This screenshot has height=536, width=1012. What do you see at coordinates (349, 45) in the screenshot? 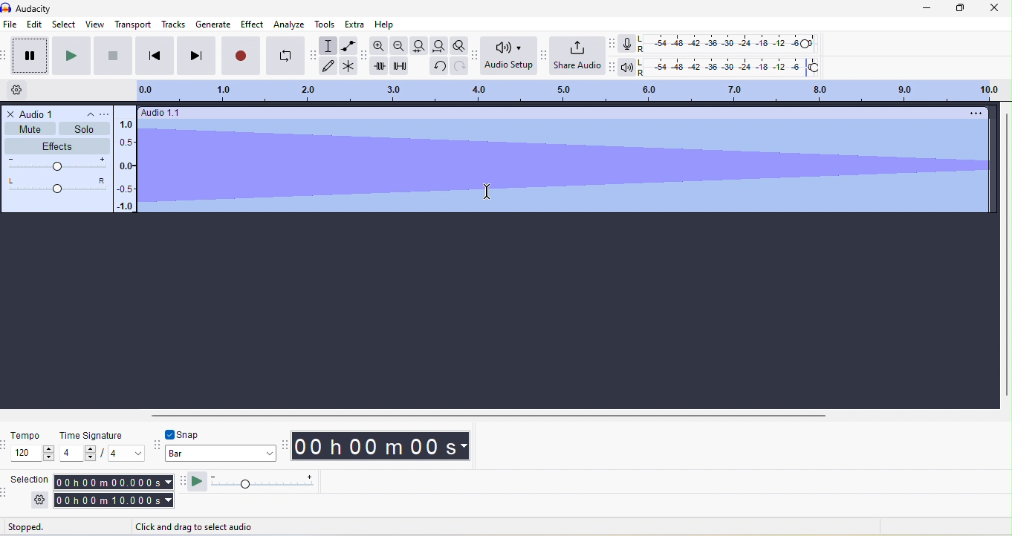
I see `envelope tool ` at bounding box center [349, 45].